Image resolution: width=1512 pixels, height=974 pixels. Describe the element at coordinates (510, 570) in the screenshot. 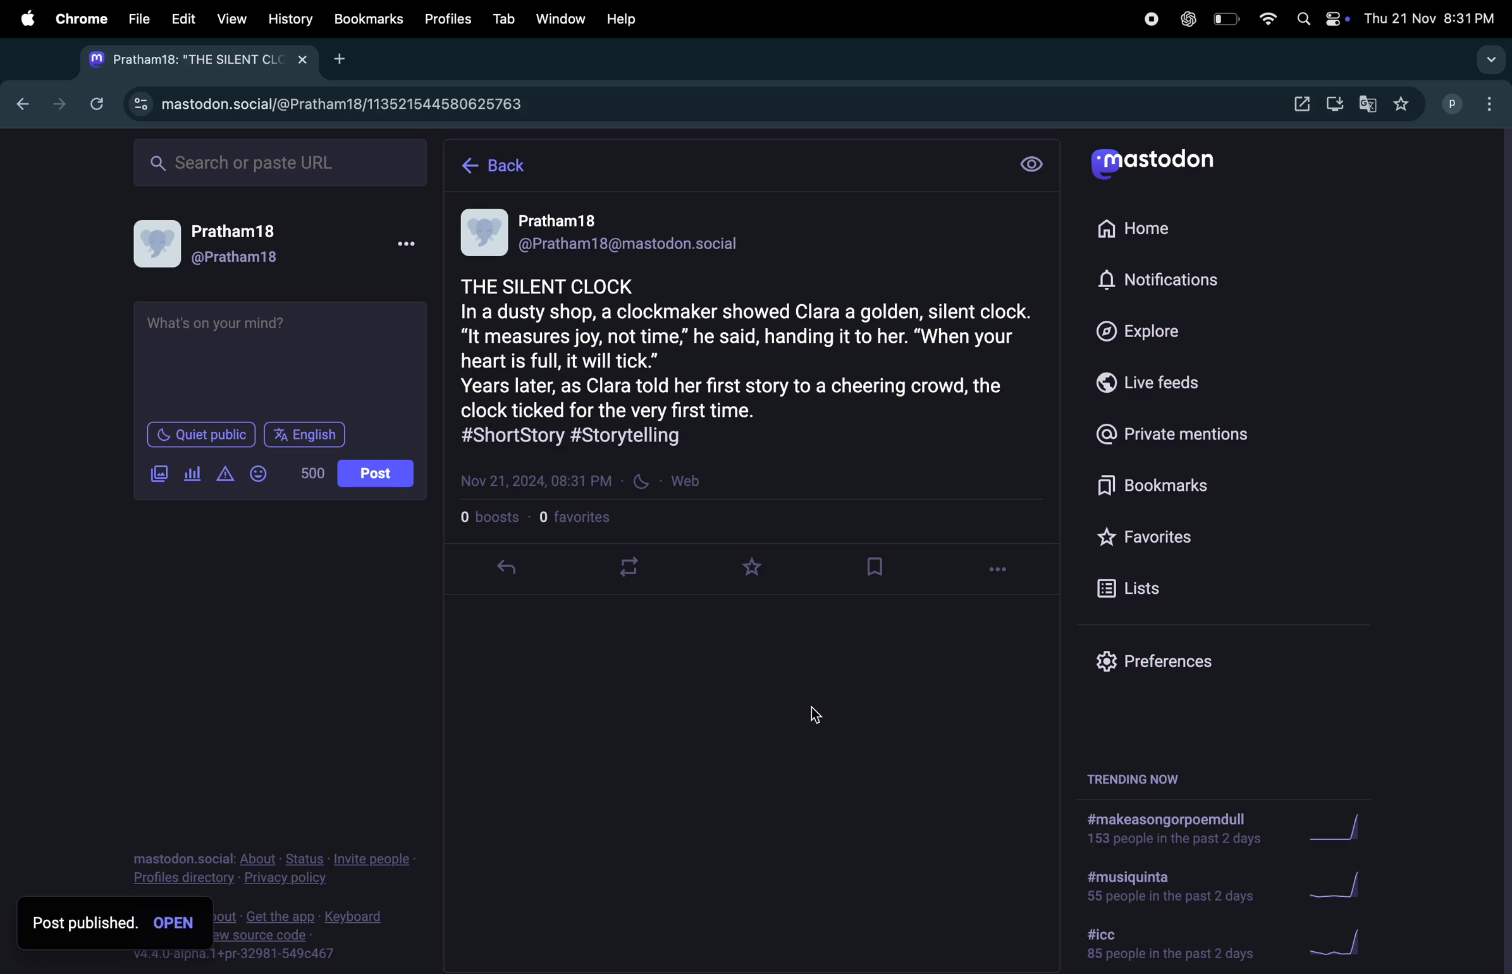

I see `revert` at that location.